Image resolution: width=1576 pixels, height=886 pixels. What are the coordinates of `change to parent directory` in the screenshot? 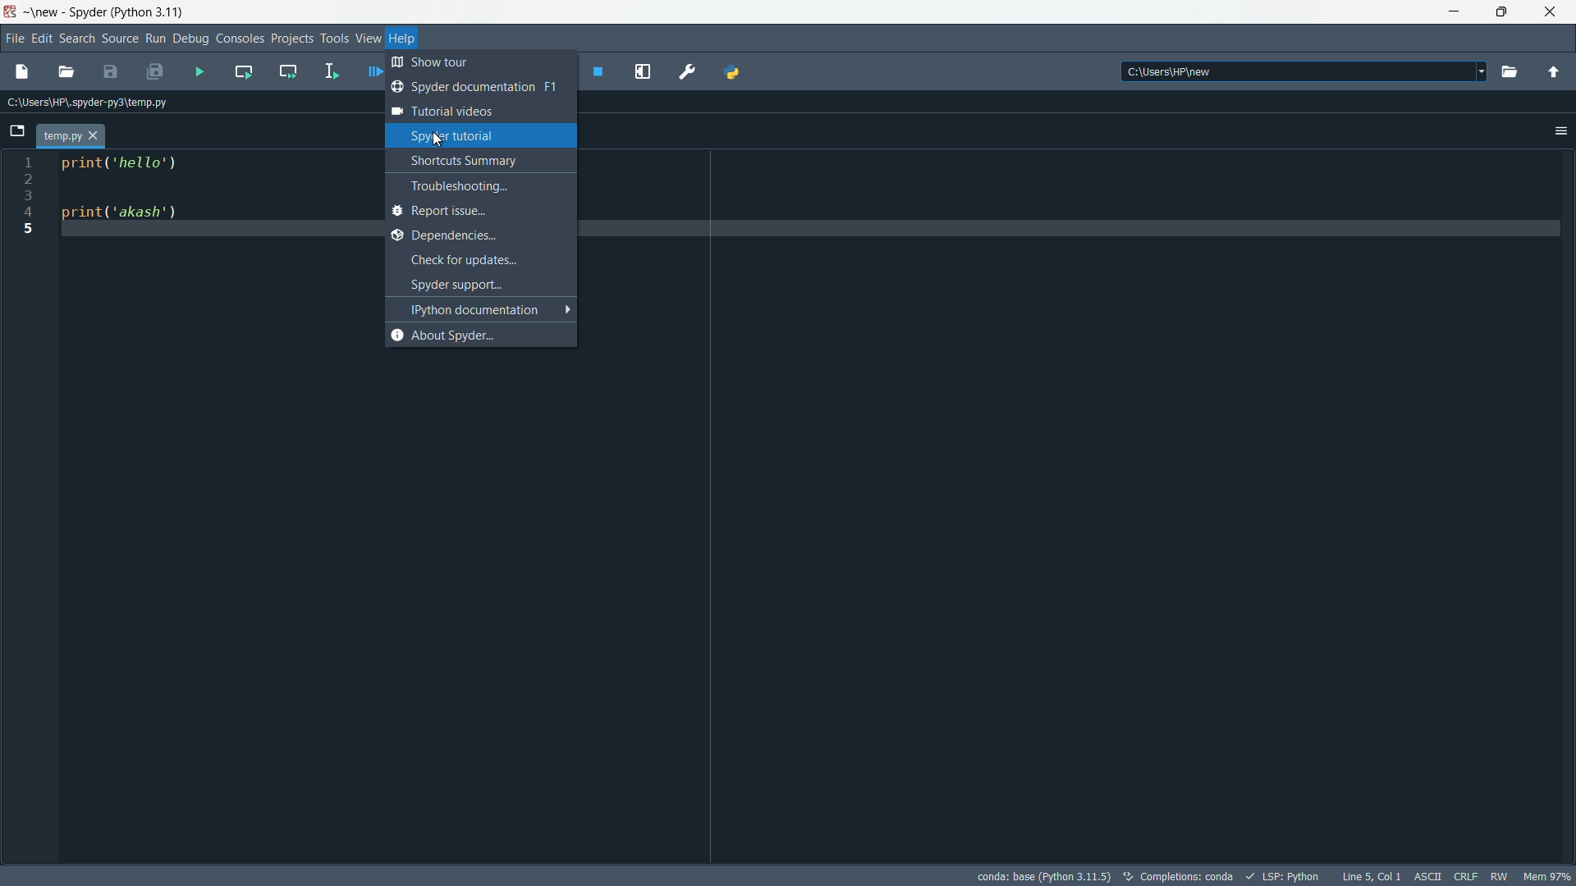 It's located at (1555, 71).